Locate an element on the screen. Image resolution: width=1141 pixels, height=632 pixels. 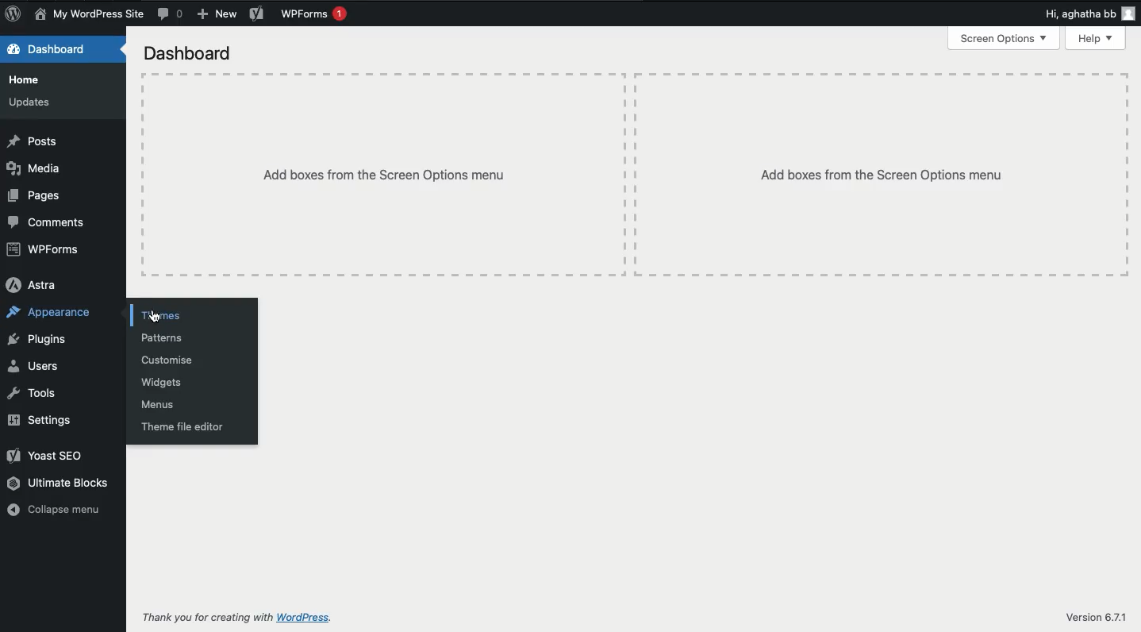
Yoast SEO is located at coordinates (46, 455).